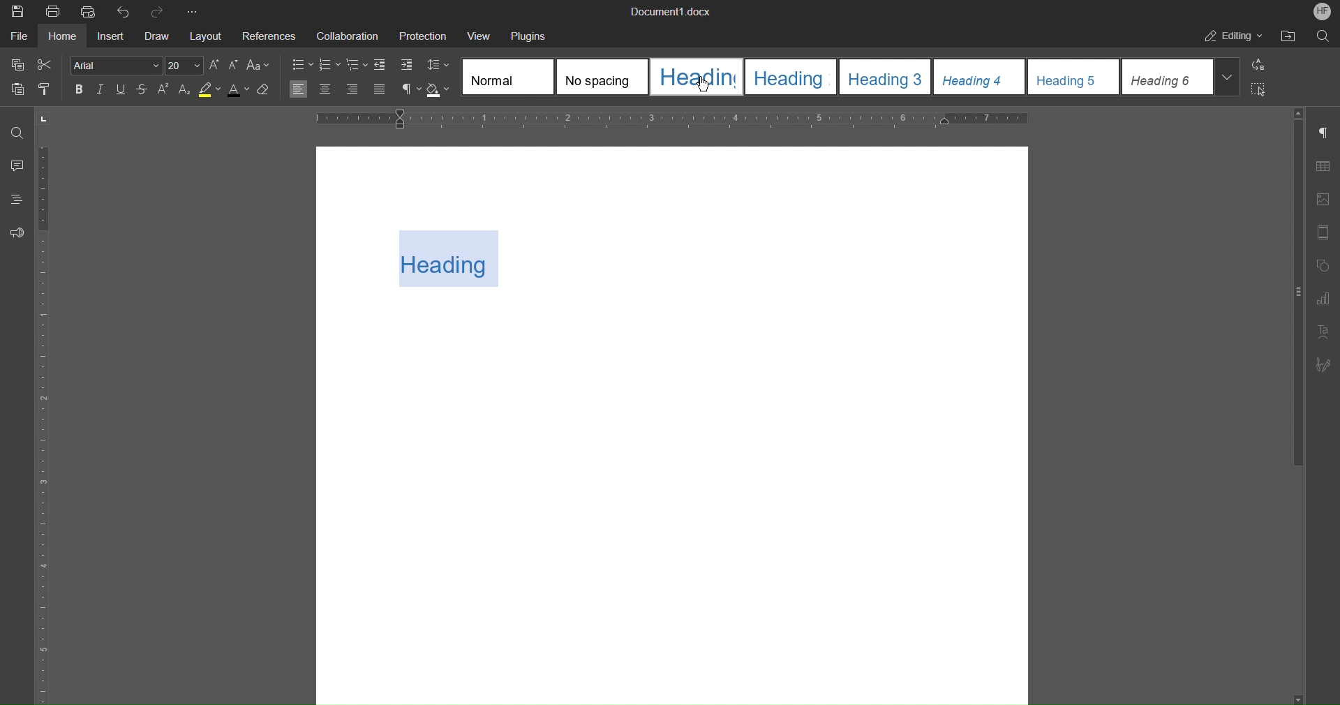 Image resolution: width=1340 pixels, height=705 pixels. What do you see at coordinates (300, 64) in the screenshot?
I see `Bullet List` at bounding box center [300, 64].